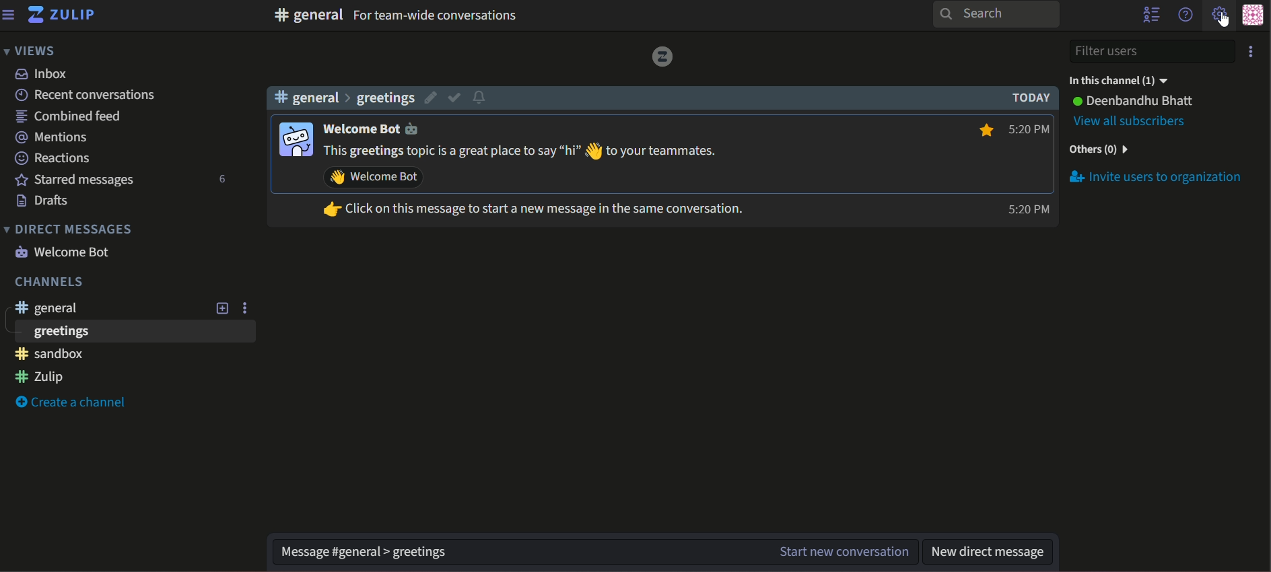 The image size is (1271, 572). I want to click on profile, so click(1254, 14).